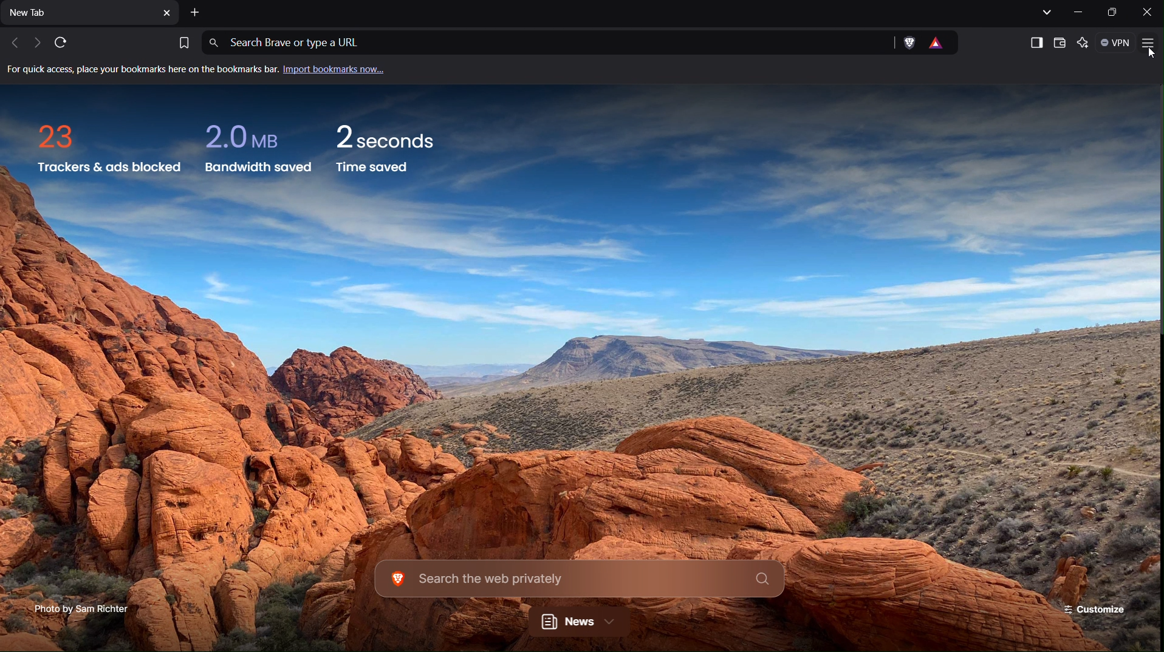 Image resolution: width=1164 pixels, height=652 pixels. I want to click on Bandwidth saved, so click(258, 146).